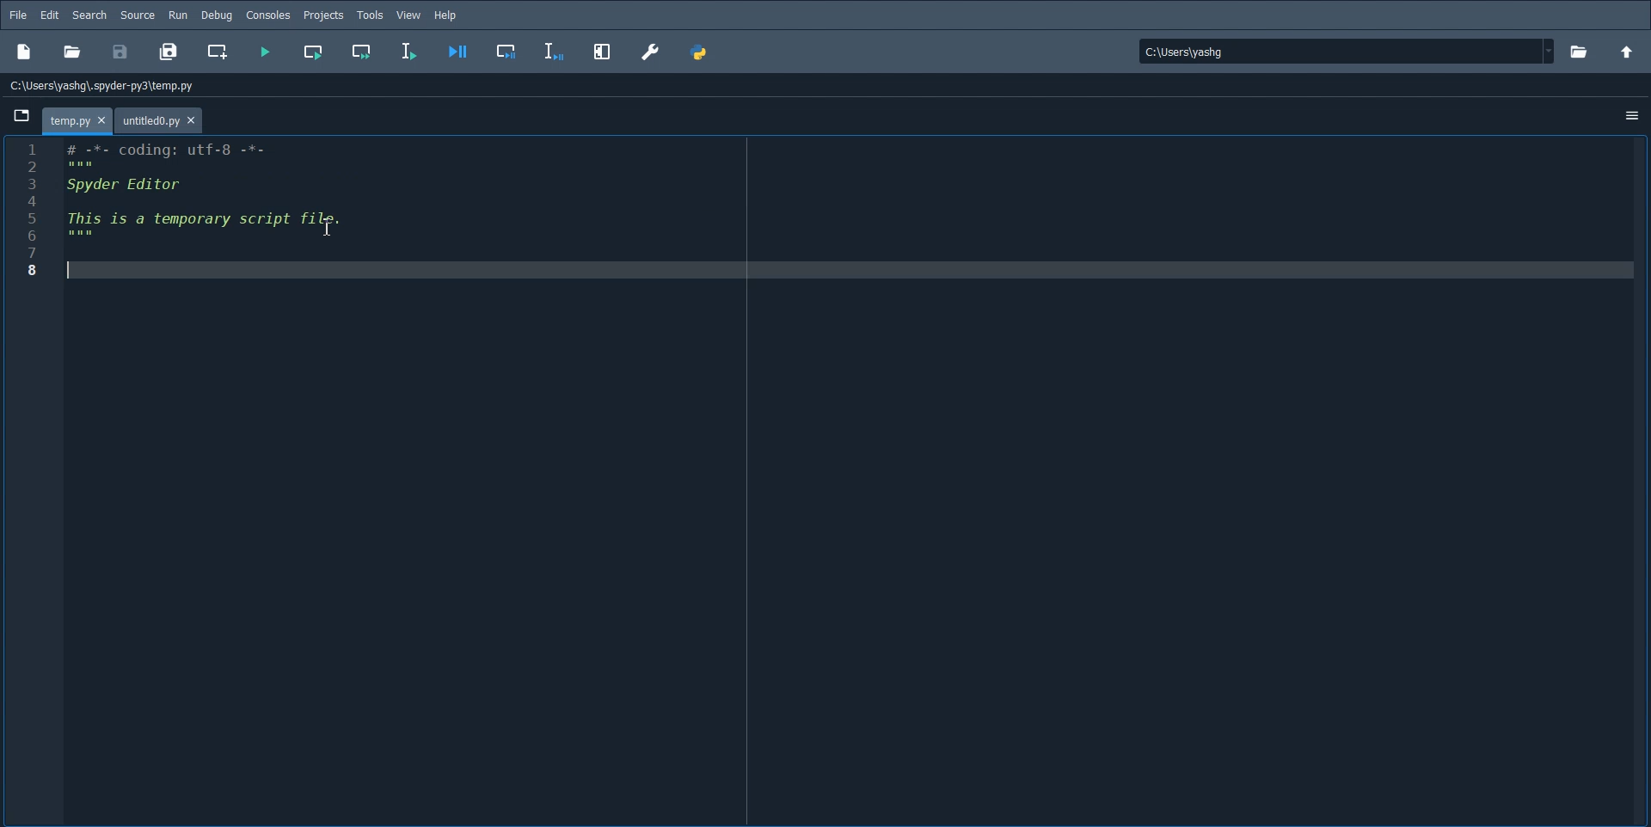 The height and width of the screenshot is (827, 1651). Describe the element at coordinates (50, 15) in the screenshot. I see `Edit` at that location.